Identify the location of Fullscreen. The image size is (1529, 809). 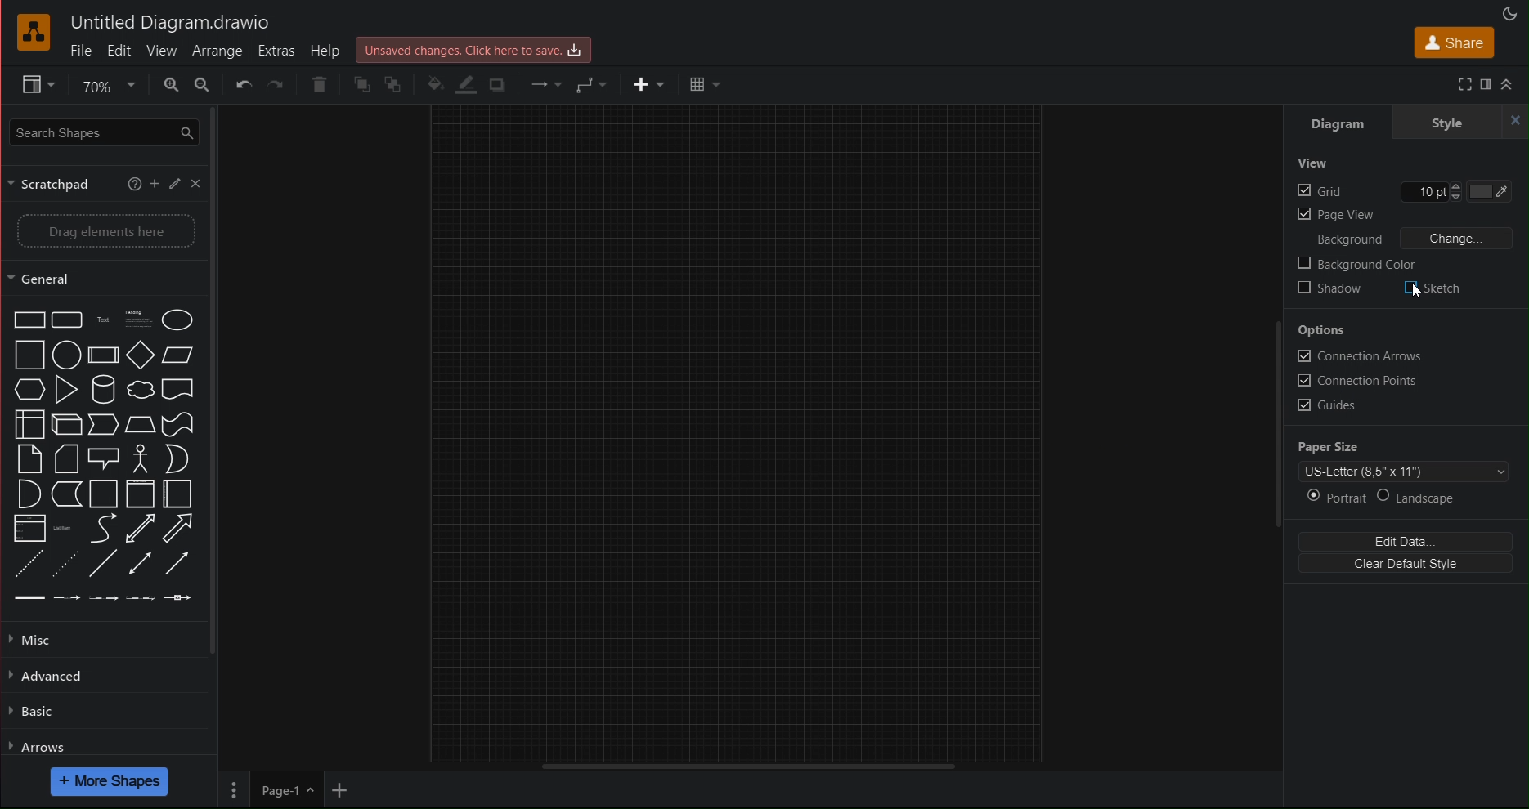
(1464, 86).